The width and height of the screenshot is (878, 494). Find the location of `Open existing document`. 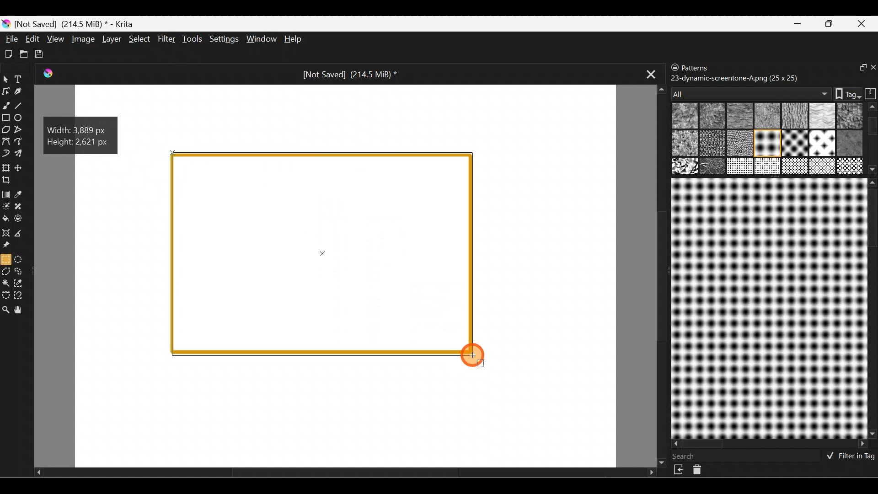

Open existing document is located at coordinates (22, 53).